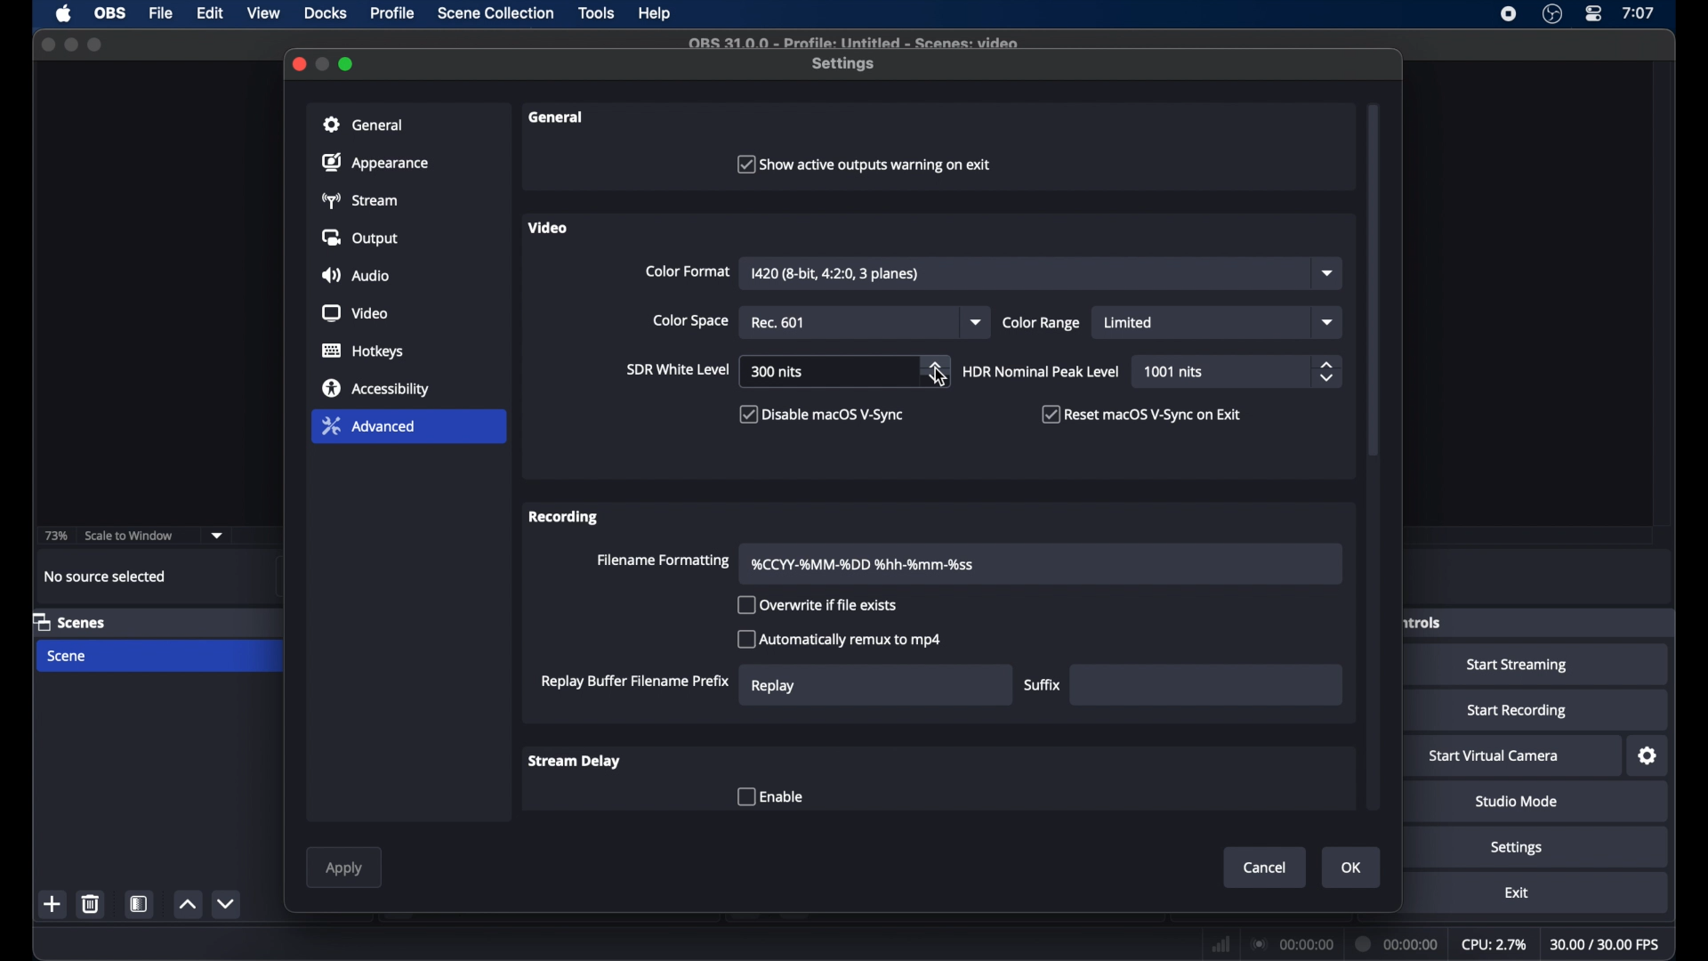 The height and width of the screenshot is (961, 1708). I want to click on control center, so click(1592, 13).